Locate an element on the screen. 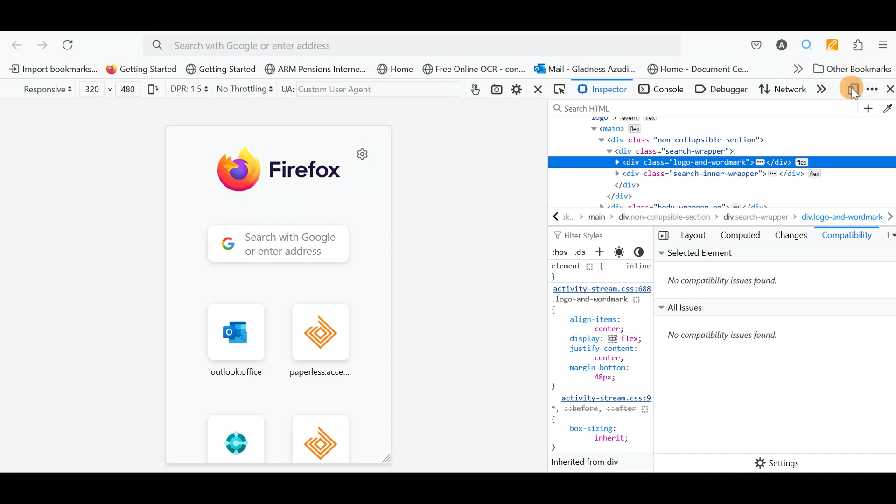  Pick an element from the page is located at coordinates (558, 91).